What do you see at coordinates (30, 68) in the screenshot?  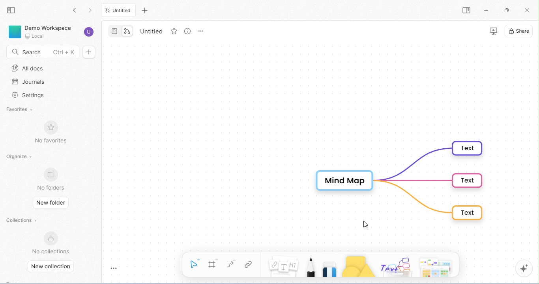 I see `all docs` at bounding box center [30, 68].